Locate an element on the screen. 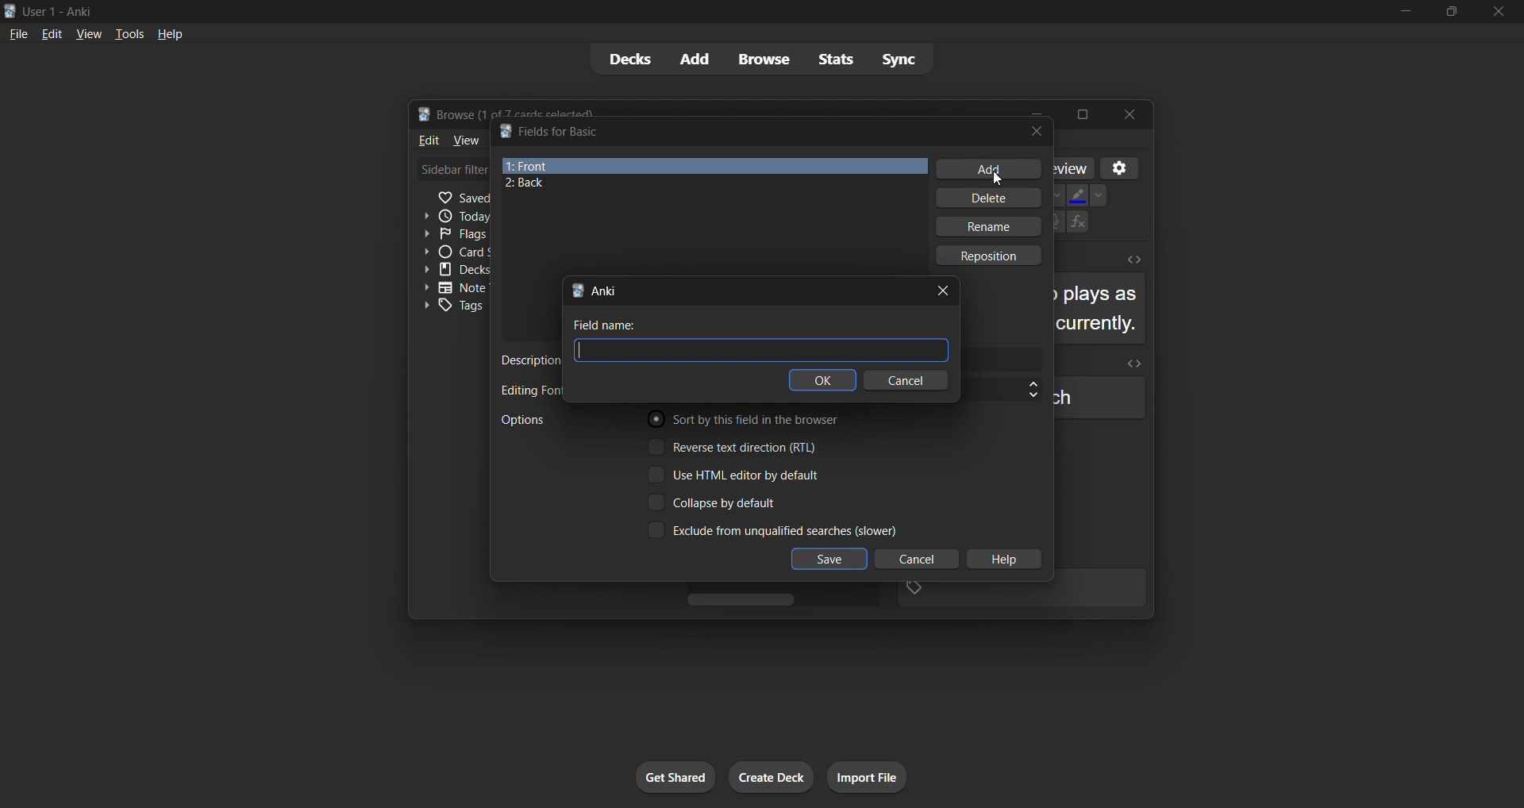 The width and height of the screenshot is (1524, 808). help is located at coordinates (167, 35).